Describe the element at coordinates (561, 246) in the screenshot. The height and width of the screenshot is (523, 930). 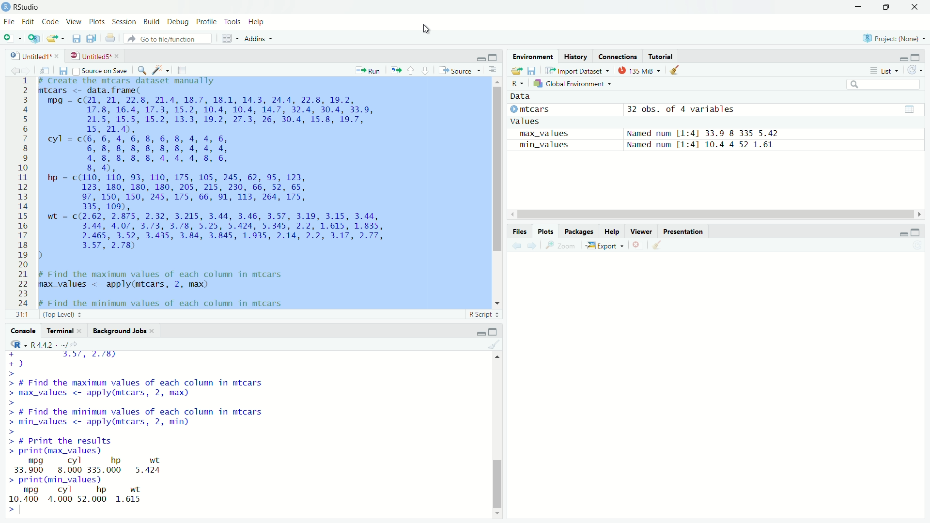
I see `zoom` at that location.